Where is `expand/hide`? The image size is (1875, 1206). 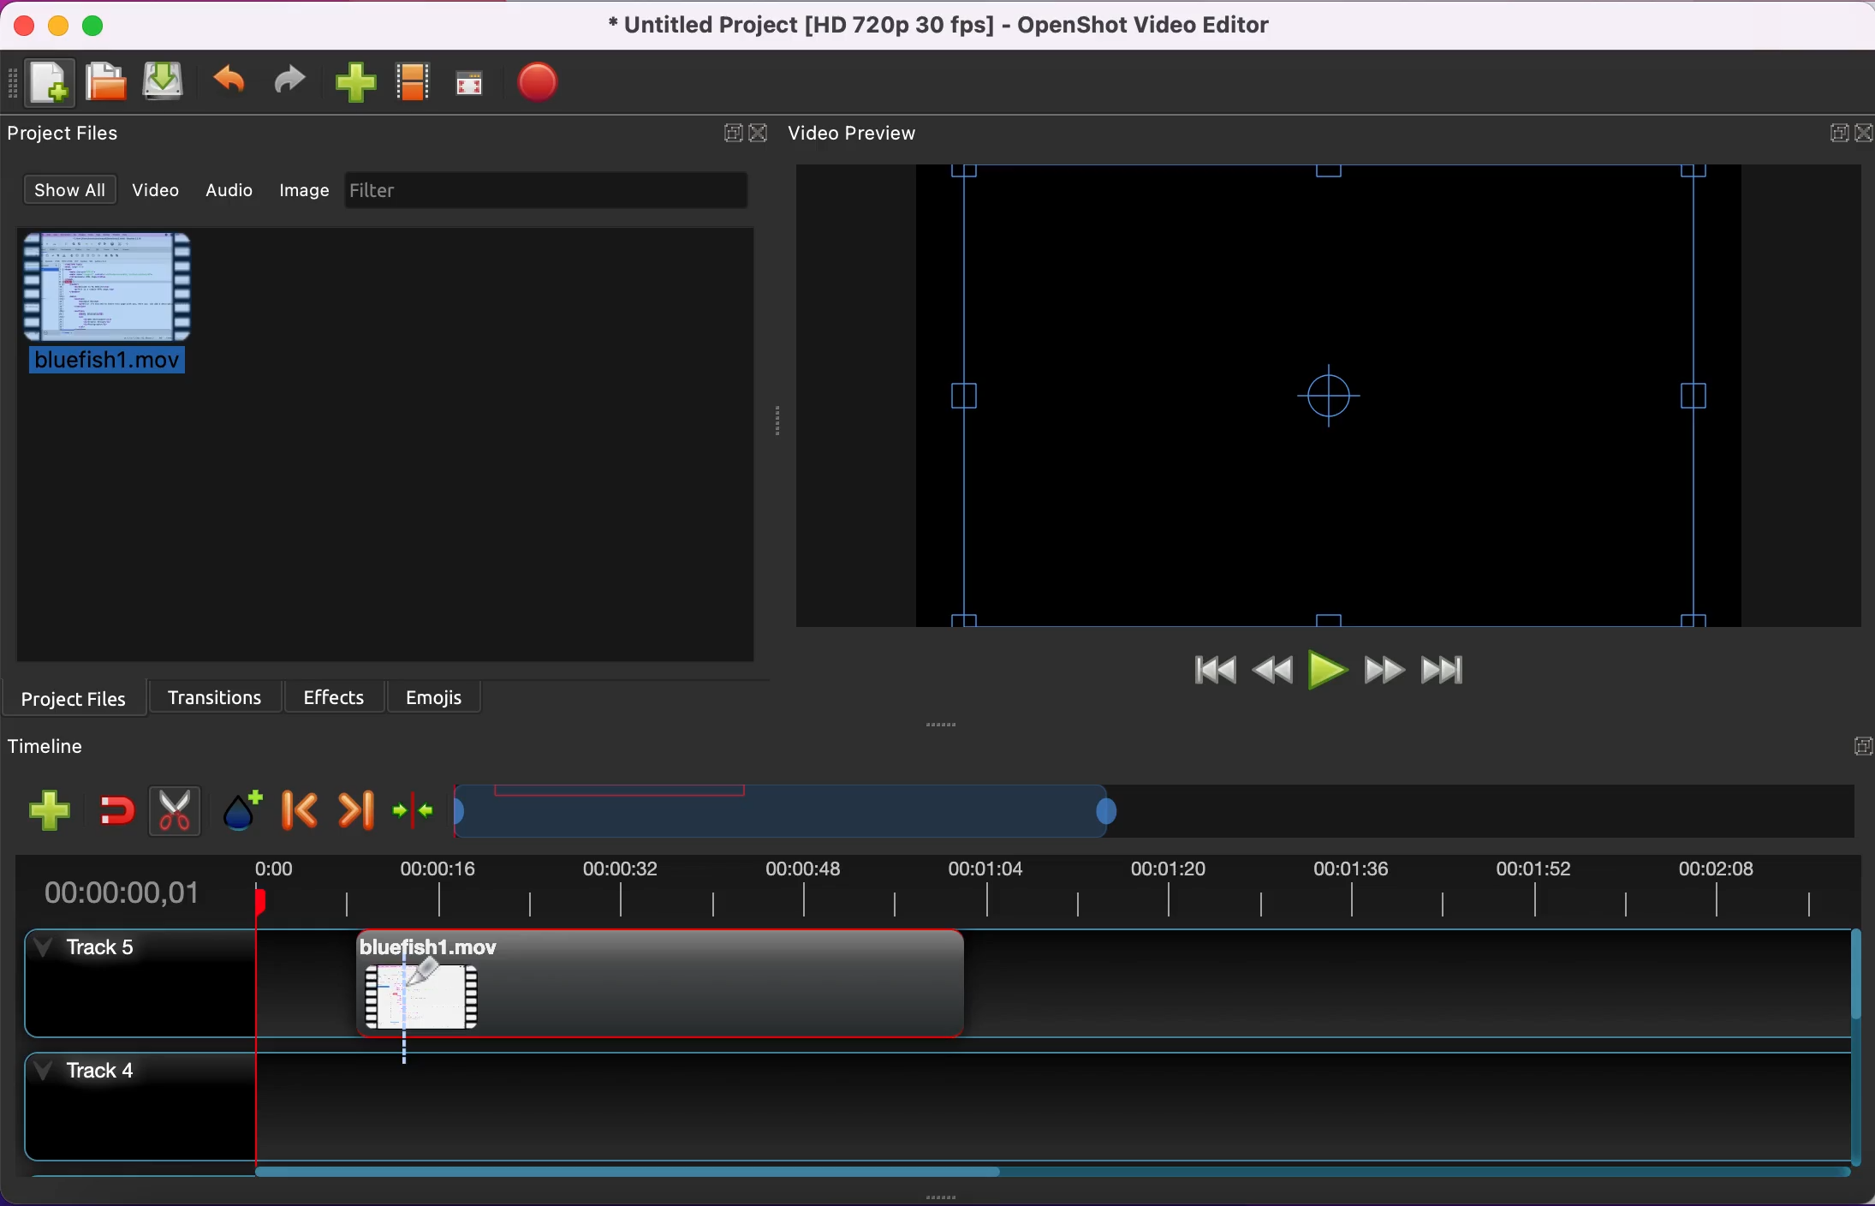
expand/hide is located at coordinates (1828, 133).